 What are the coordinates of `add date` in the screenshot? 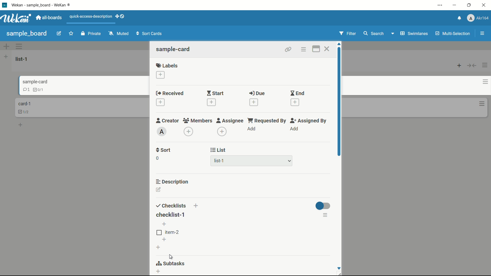 It's located at (211, 102).